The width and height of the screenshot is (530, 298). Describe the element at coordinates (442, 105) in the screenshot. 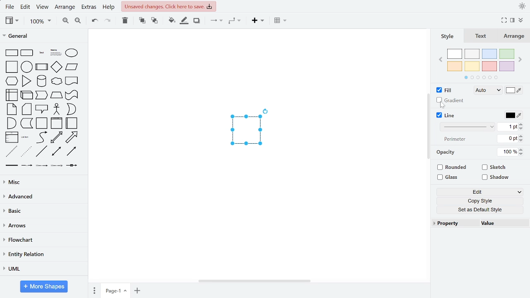

I see `cursor` at that location.